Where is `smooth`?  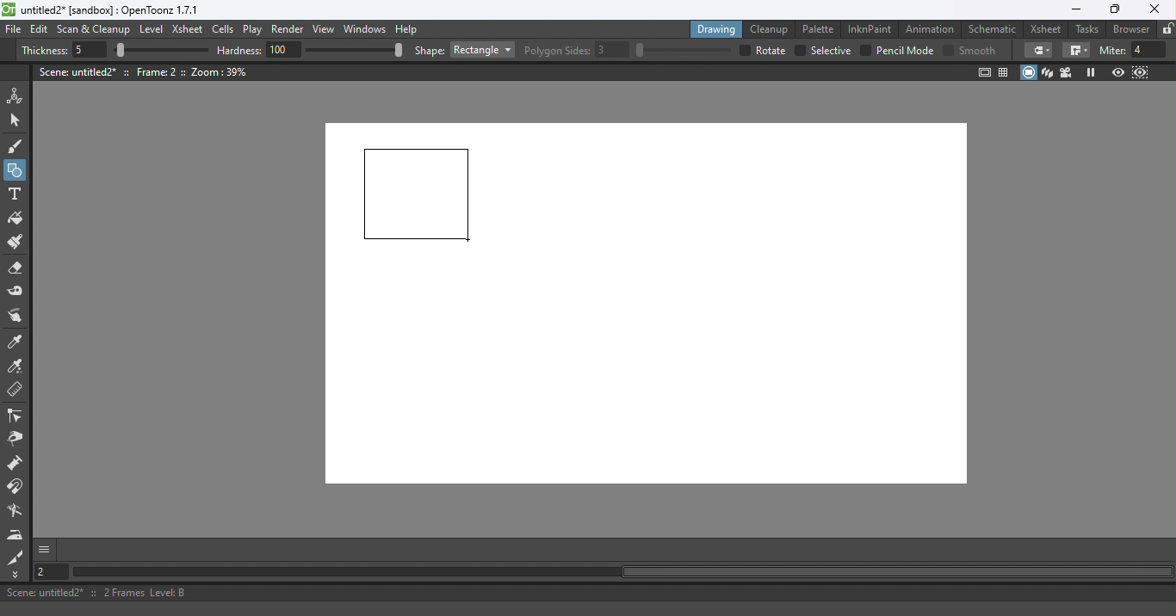
smooth is located at coordinates (980, 50).